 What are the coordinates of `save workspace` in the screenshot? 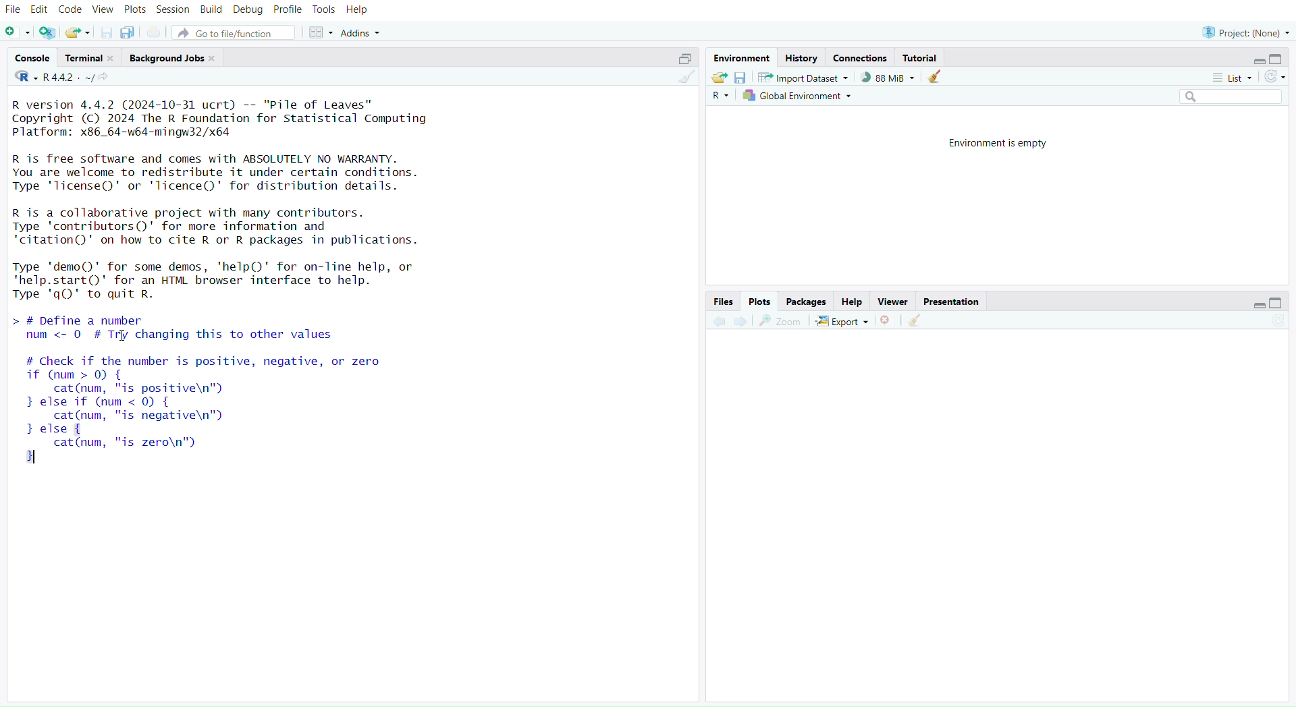 It's located at (740, 80).